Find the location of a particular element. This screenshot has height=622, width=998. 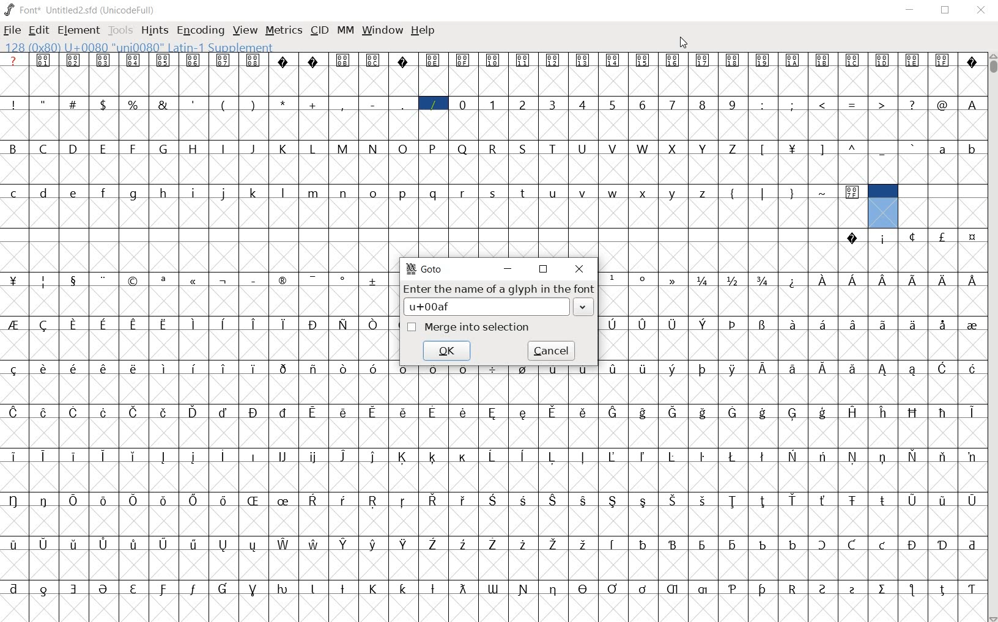

Symbol is located at coordinates (464, 500).